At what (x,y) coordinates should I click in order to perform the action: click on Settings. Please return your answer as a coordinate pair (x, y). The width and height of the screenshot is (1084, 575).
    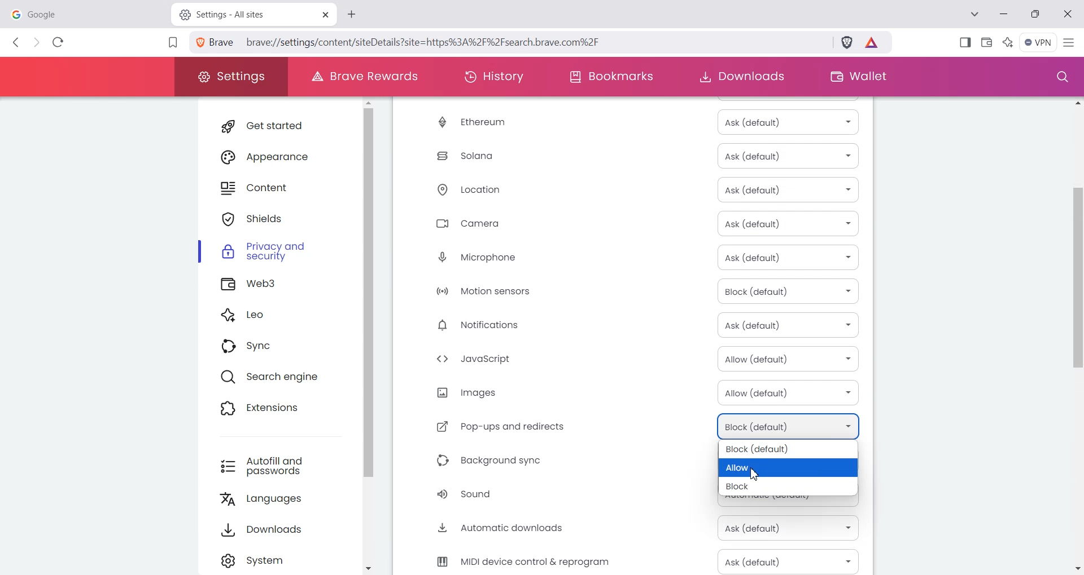
    Looking at the image, I should click on (230, 77).